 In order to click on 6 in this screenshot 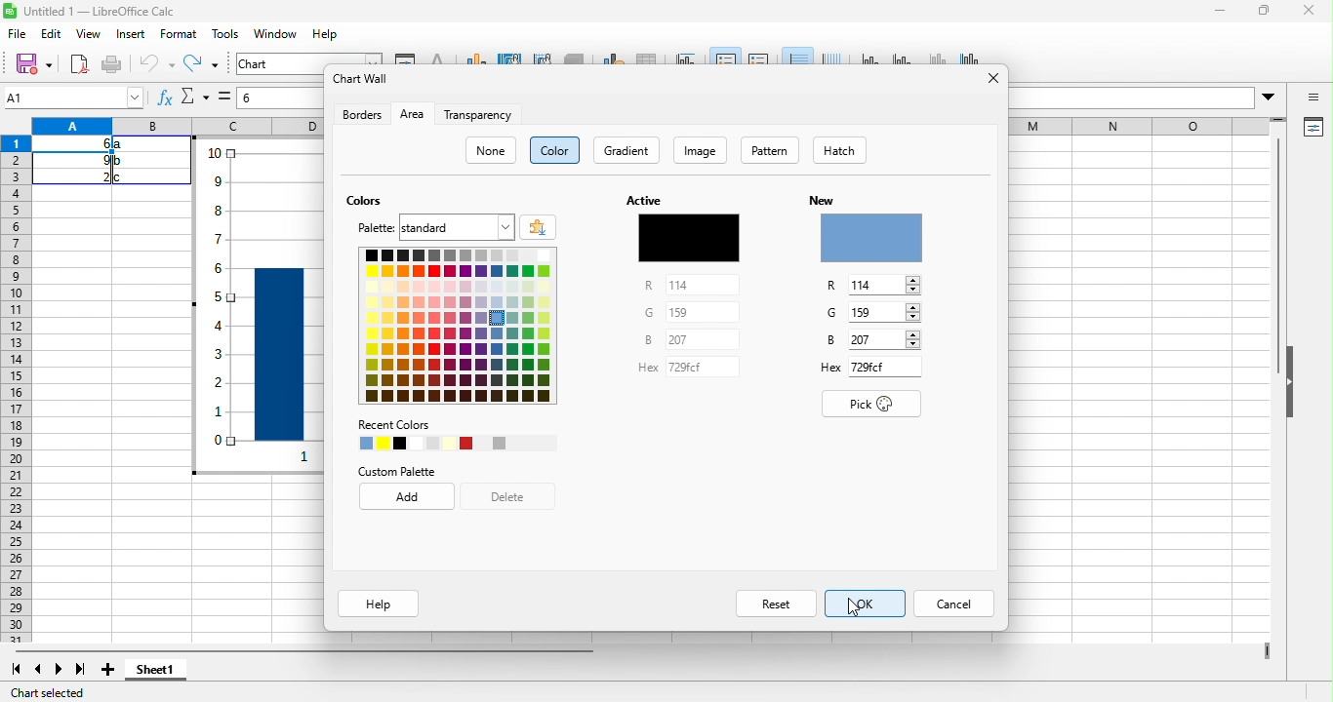, I will do `click(97, 143)`.